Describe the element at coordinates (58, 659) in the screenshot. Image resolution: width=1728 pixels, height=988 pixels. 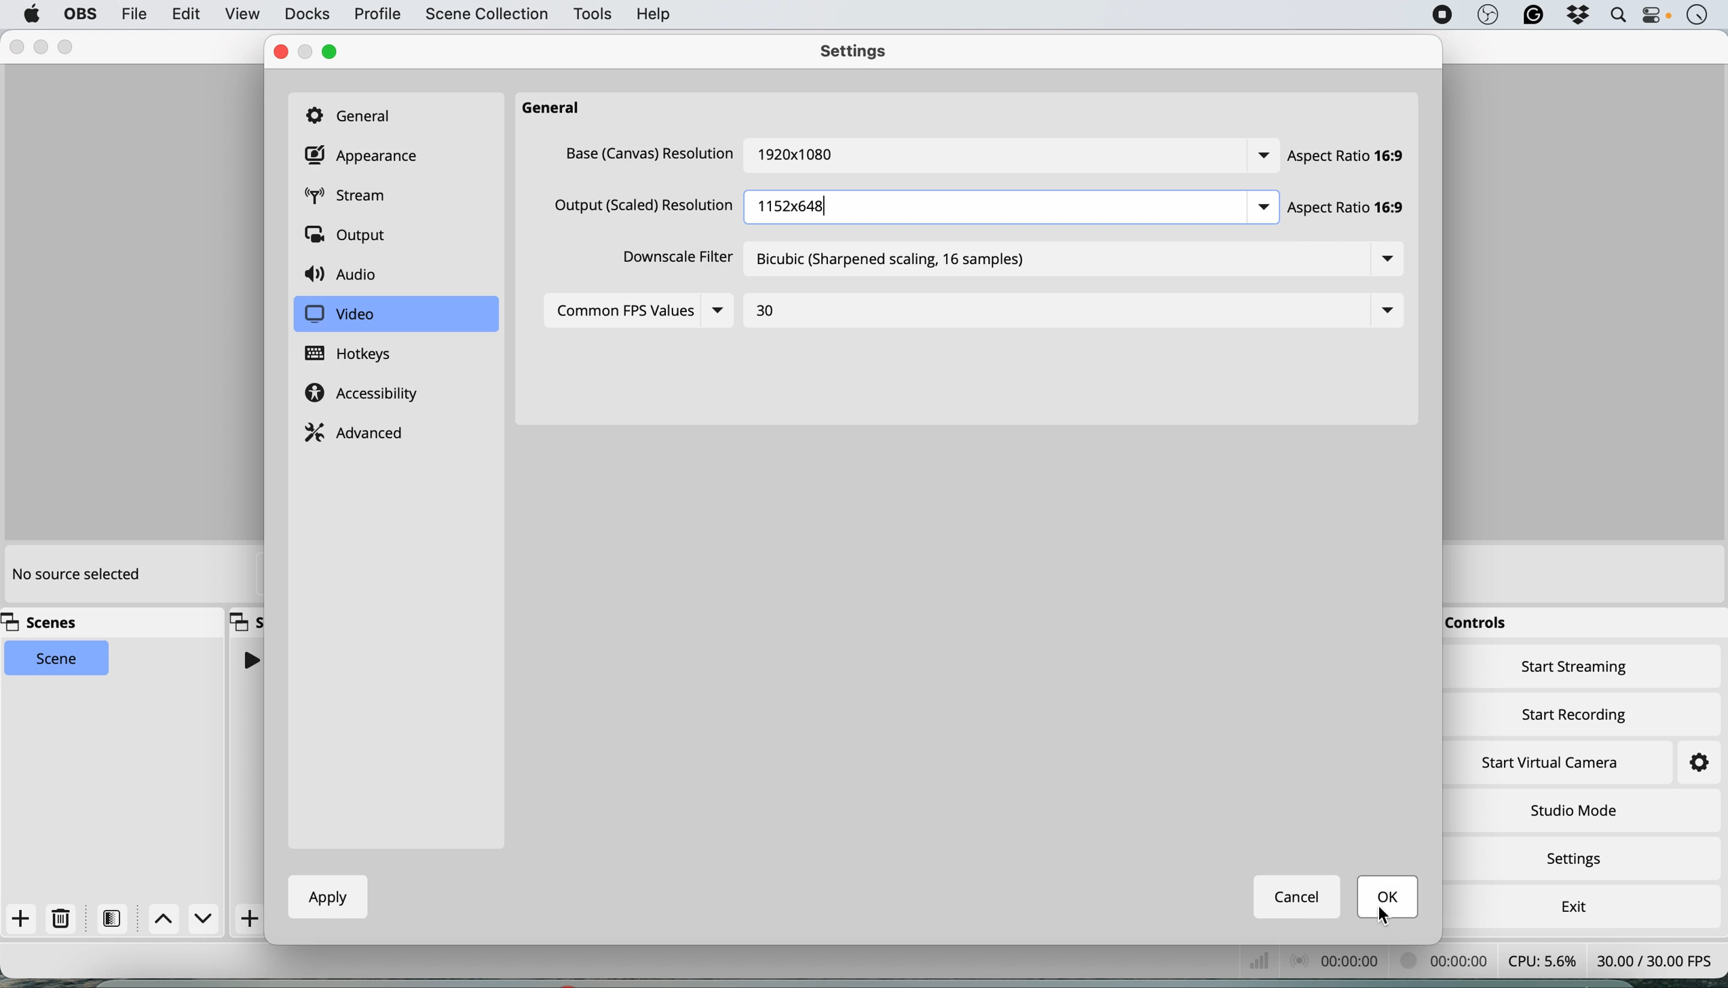
I see `scene` at that location.